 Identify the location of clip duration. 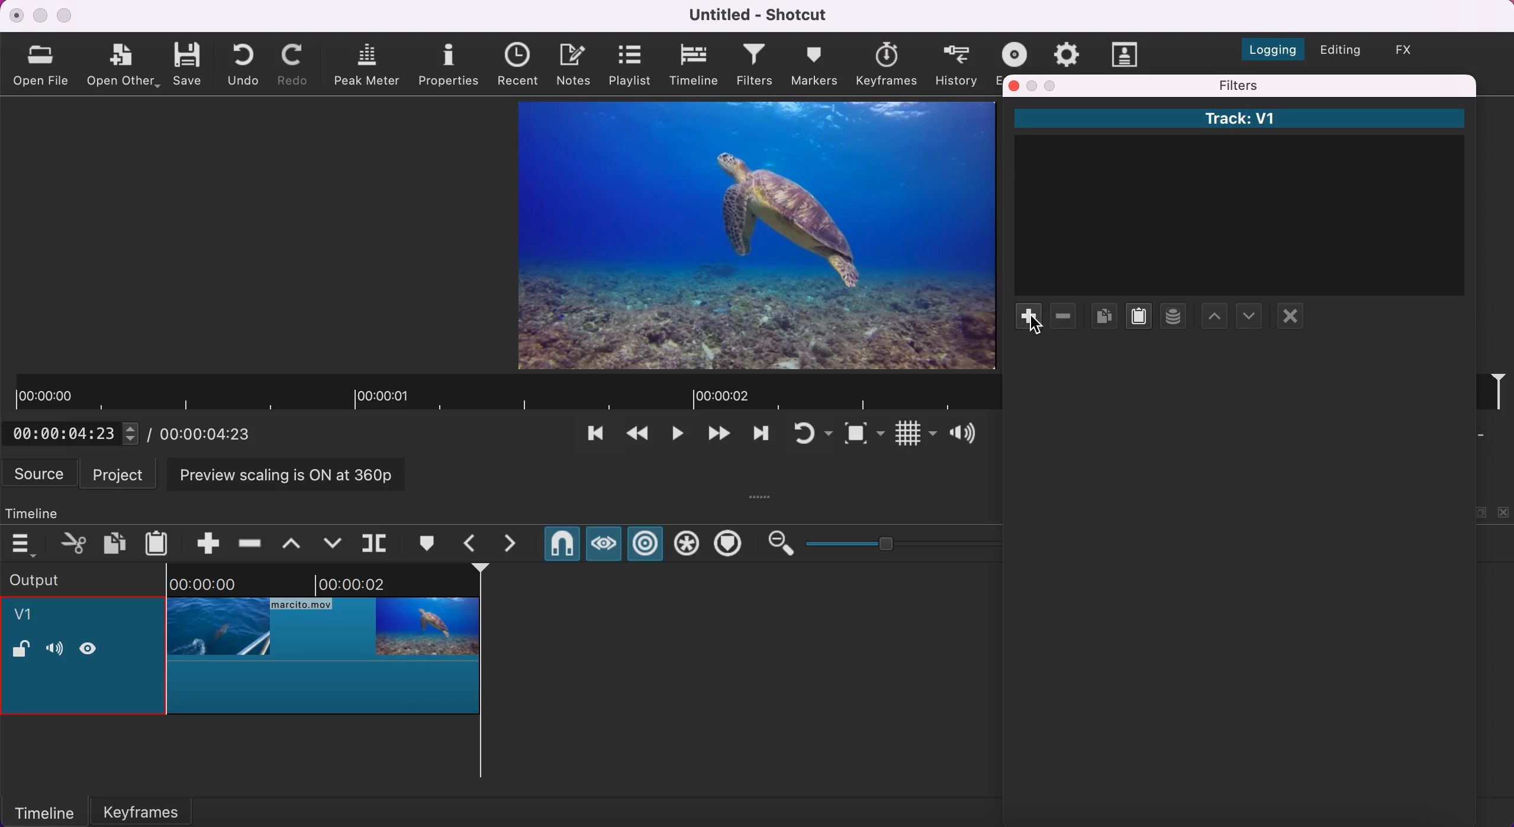
(765, 393).